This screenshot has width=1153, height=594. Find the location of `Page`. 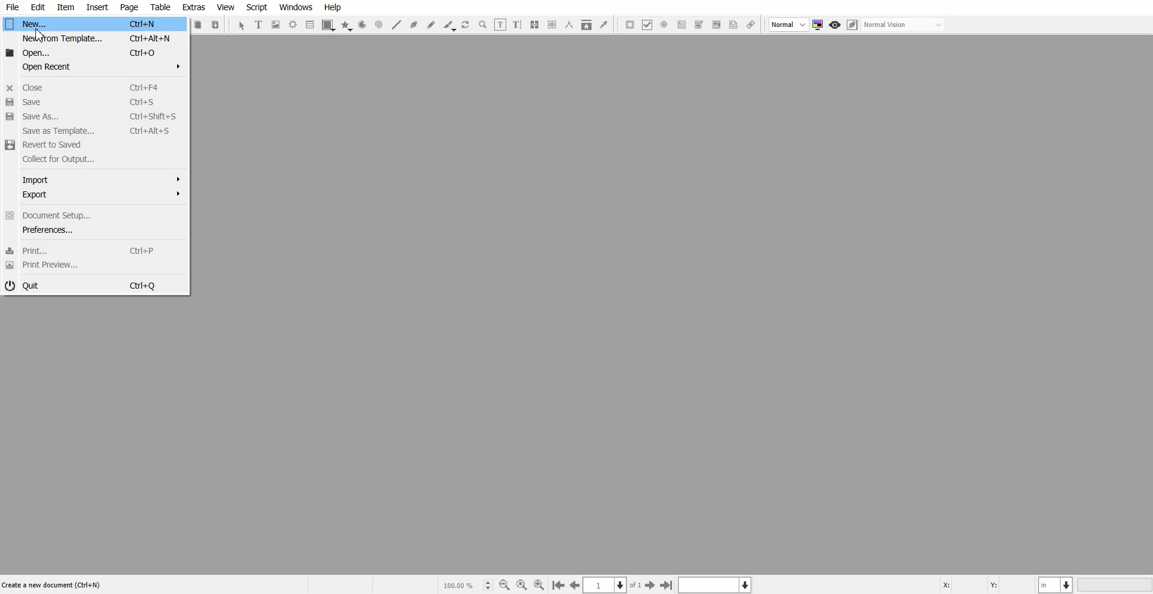

Page is located at coordinates (129, 8).